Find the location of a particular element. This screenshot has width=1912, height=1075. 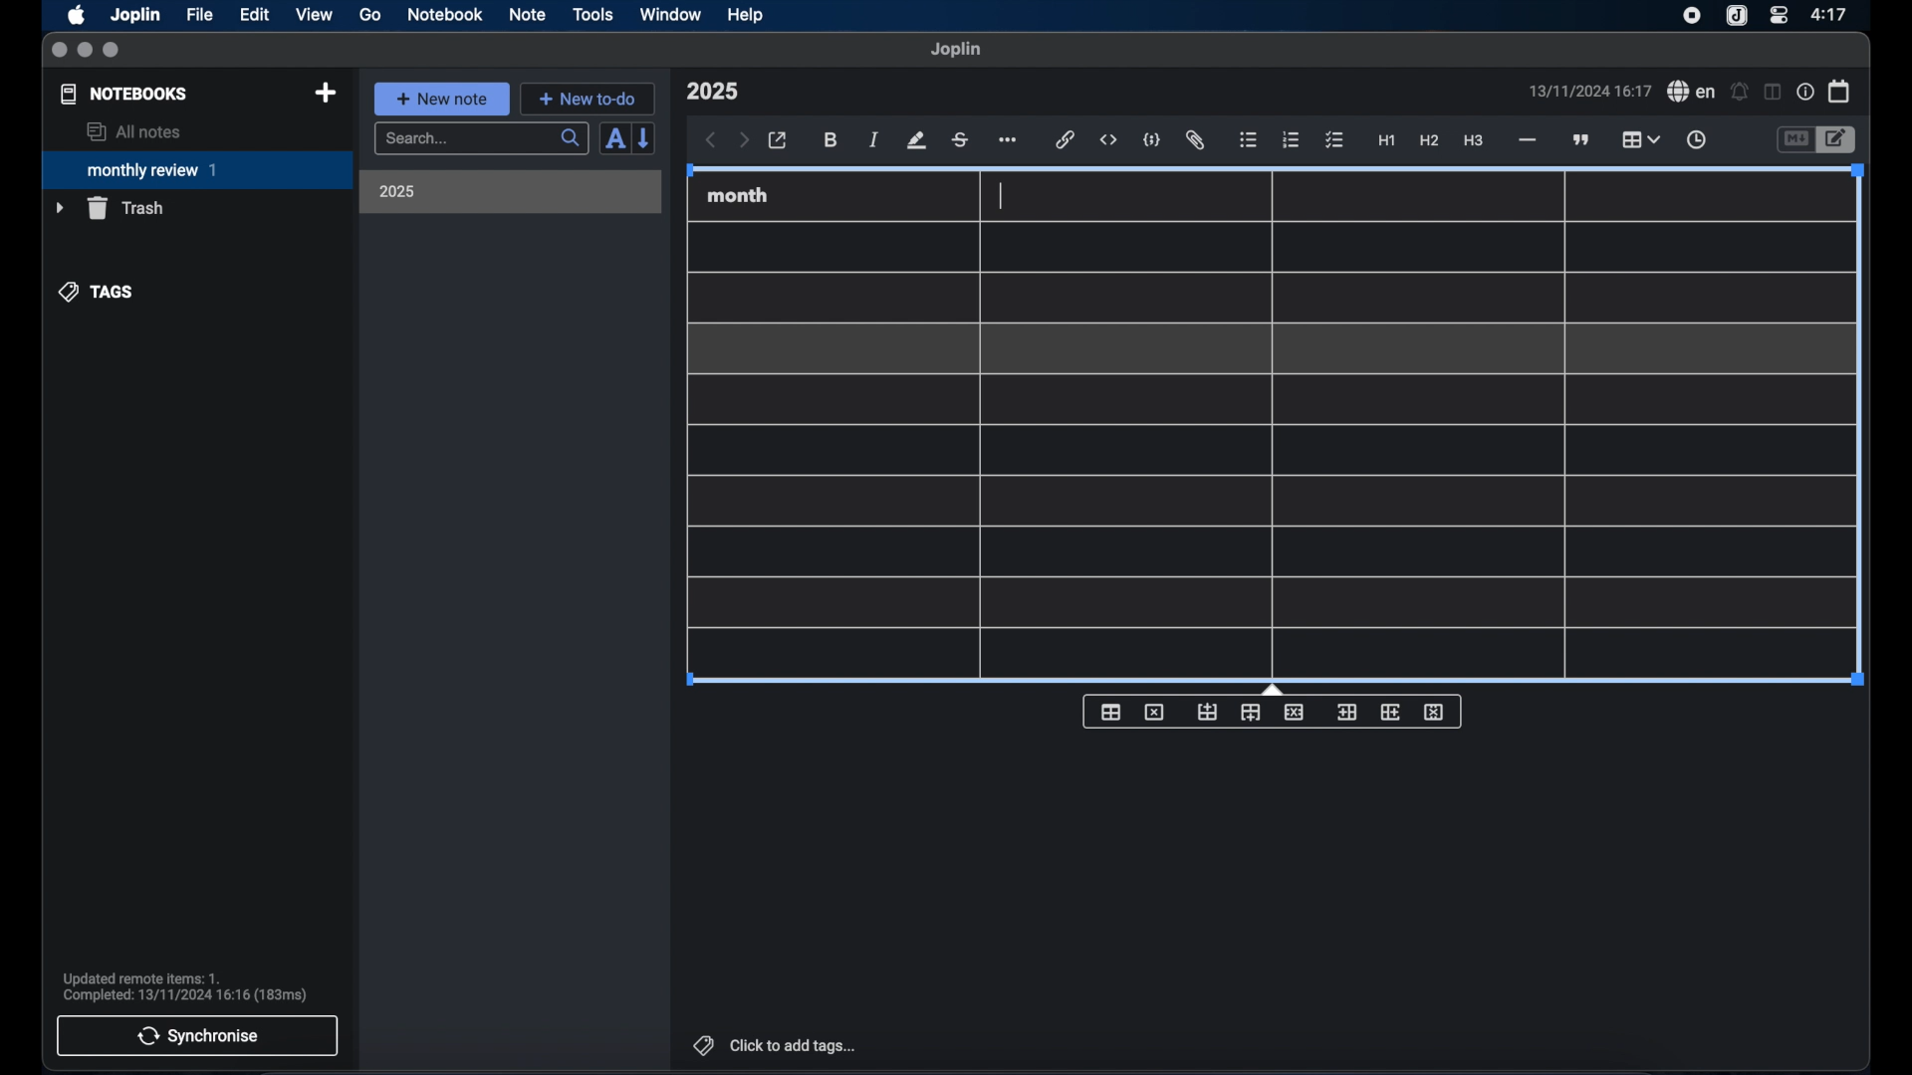

insert row after is located at coordinates (1251, 713).